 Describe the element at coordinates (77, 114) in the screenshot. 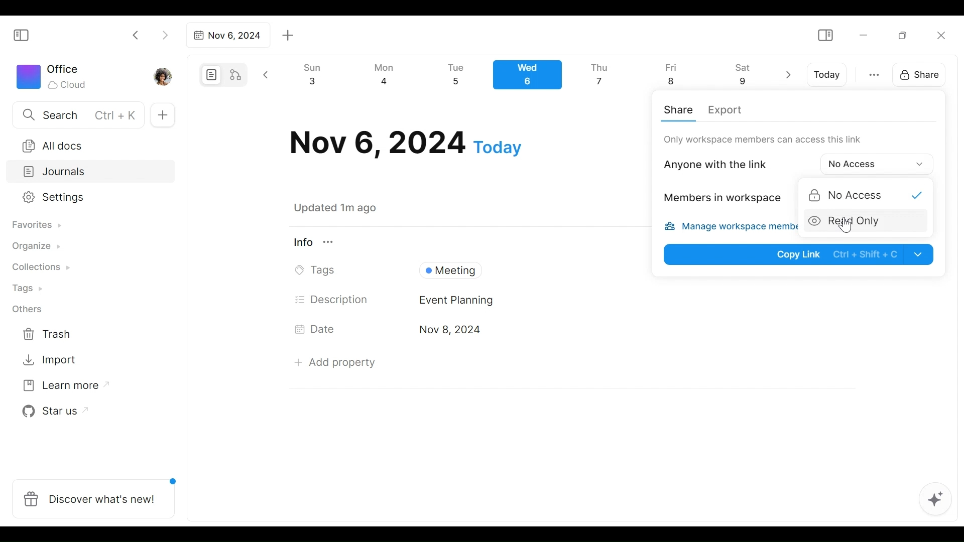

I see `Search` at that location.